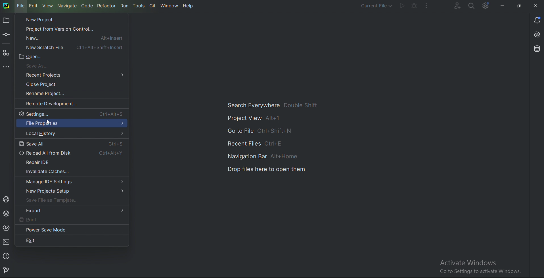  Describe the element at coordinates (62, 28) in the screenshot. I see `Project from version control` at that location.